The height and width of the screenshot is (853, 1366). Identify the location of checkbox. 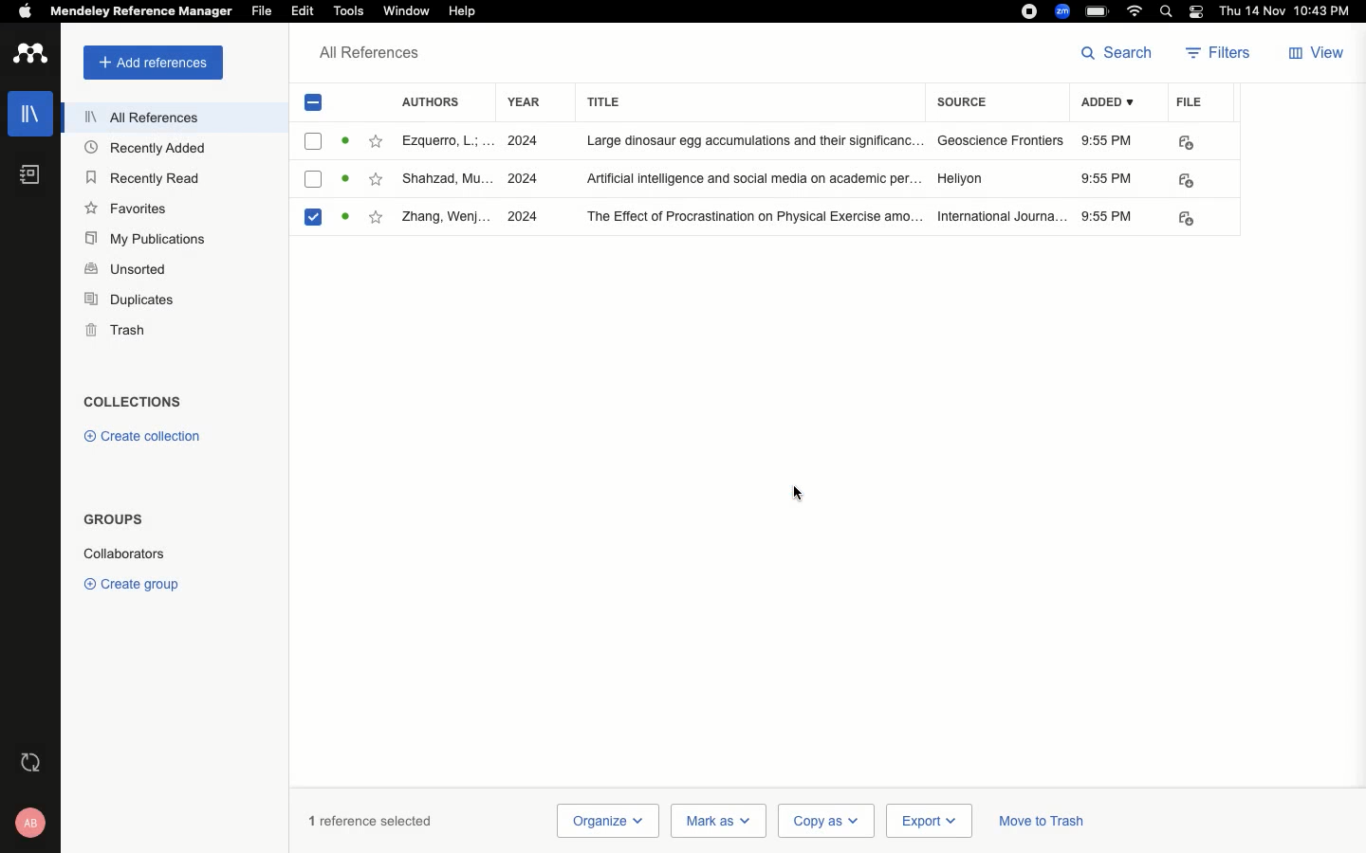
(314, 141).